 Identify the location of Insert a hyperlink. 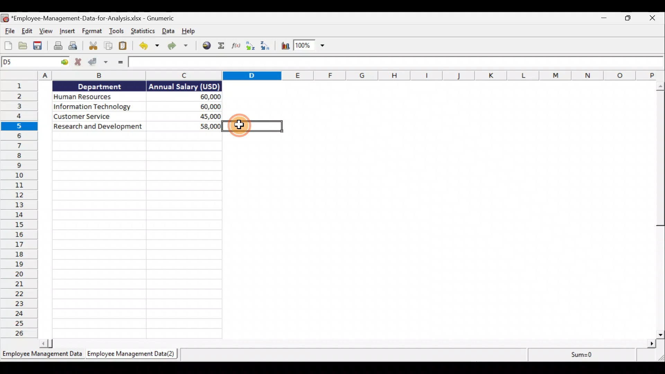
(206, 47).